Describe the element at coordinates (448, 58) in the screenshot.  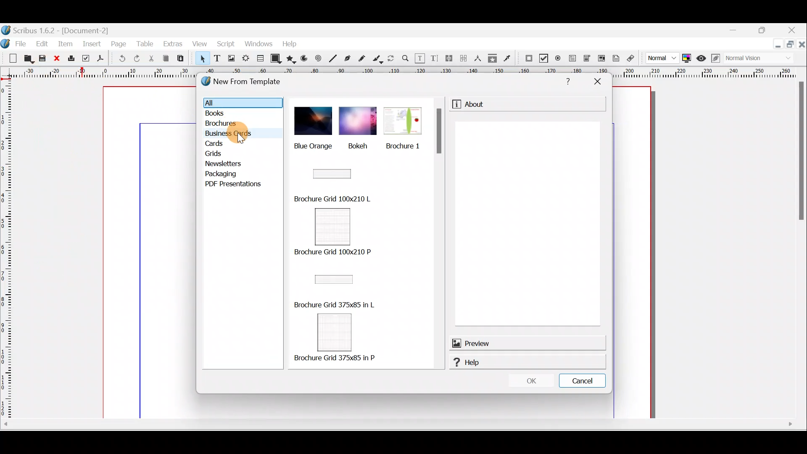
I see `Link text frames` at that location.